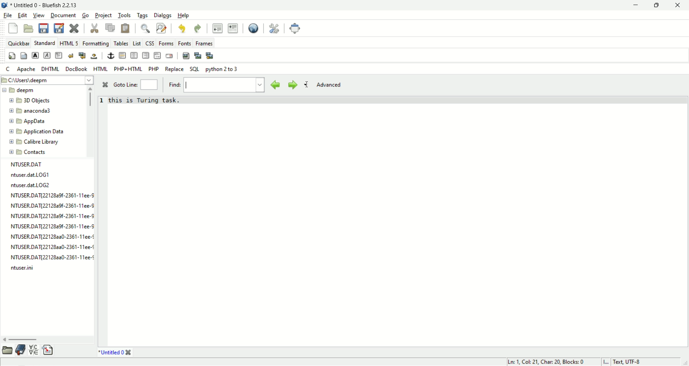  Describe the element at coordinates (13, 28) in the screenshot. I see `New file` at that location.